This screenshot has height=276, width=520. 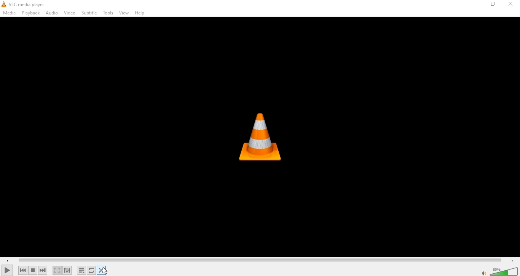 I want to click on view, so click(x=125, y=13).